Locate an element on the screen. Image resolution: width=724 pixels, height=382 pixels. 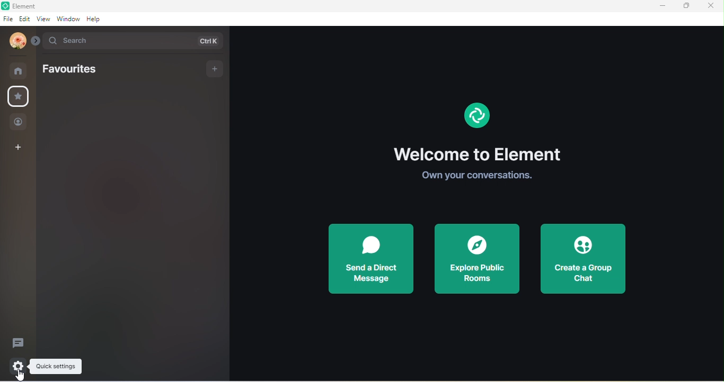
drop down is located at coordinates (34, 40).